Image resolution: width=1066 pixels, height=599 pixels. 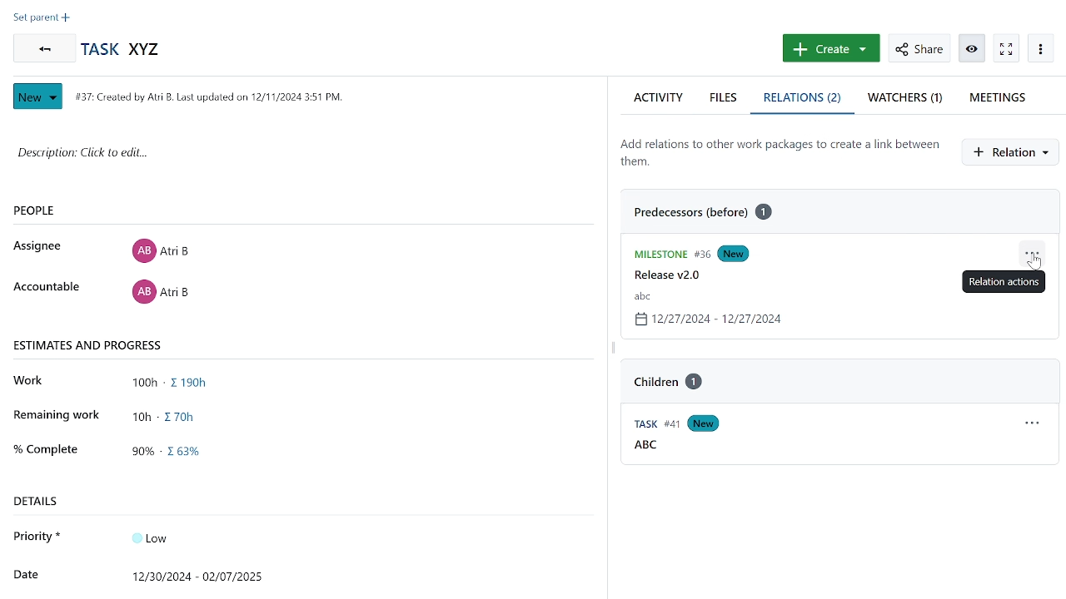 What do you see at coordinates (649, 424) in the screenshot?
I see `Task #41` at bounding box center [649, 424].